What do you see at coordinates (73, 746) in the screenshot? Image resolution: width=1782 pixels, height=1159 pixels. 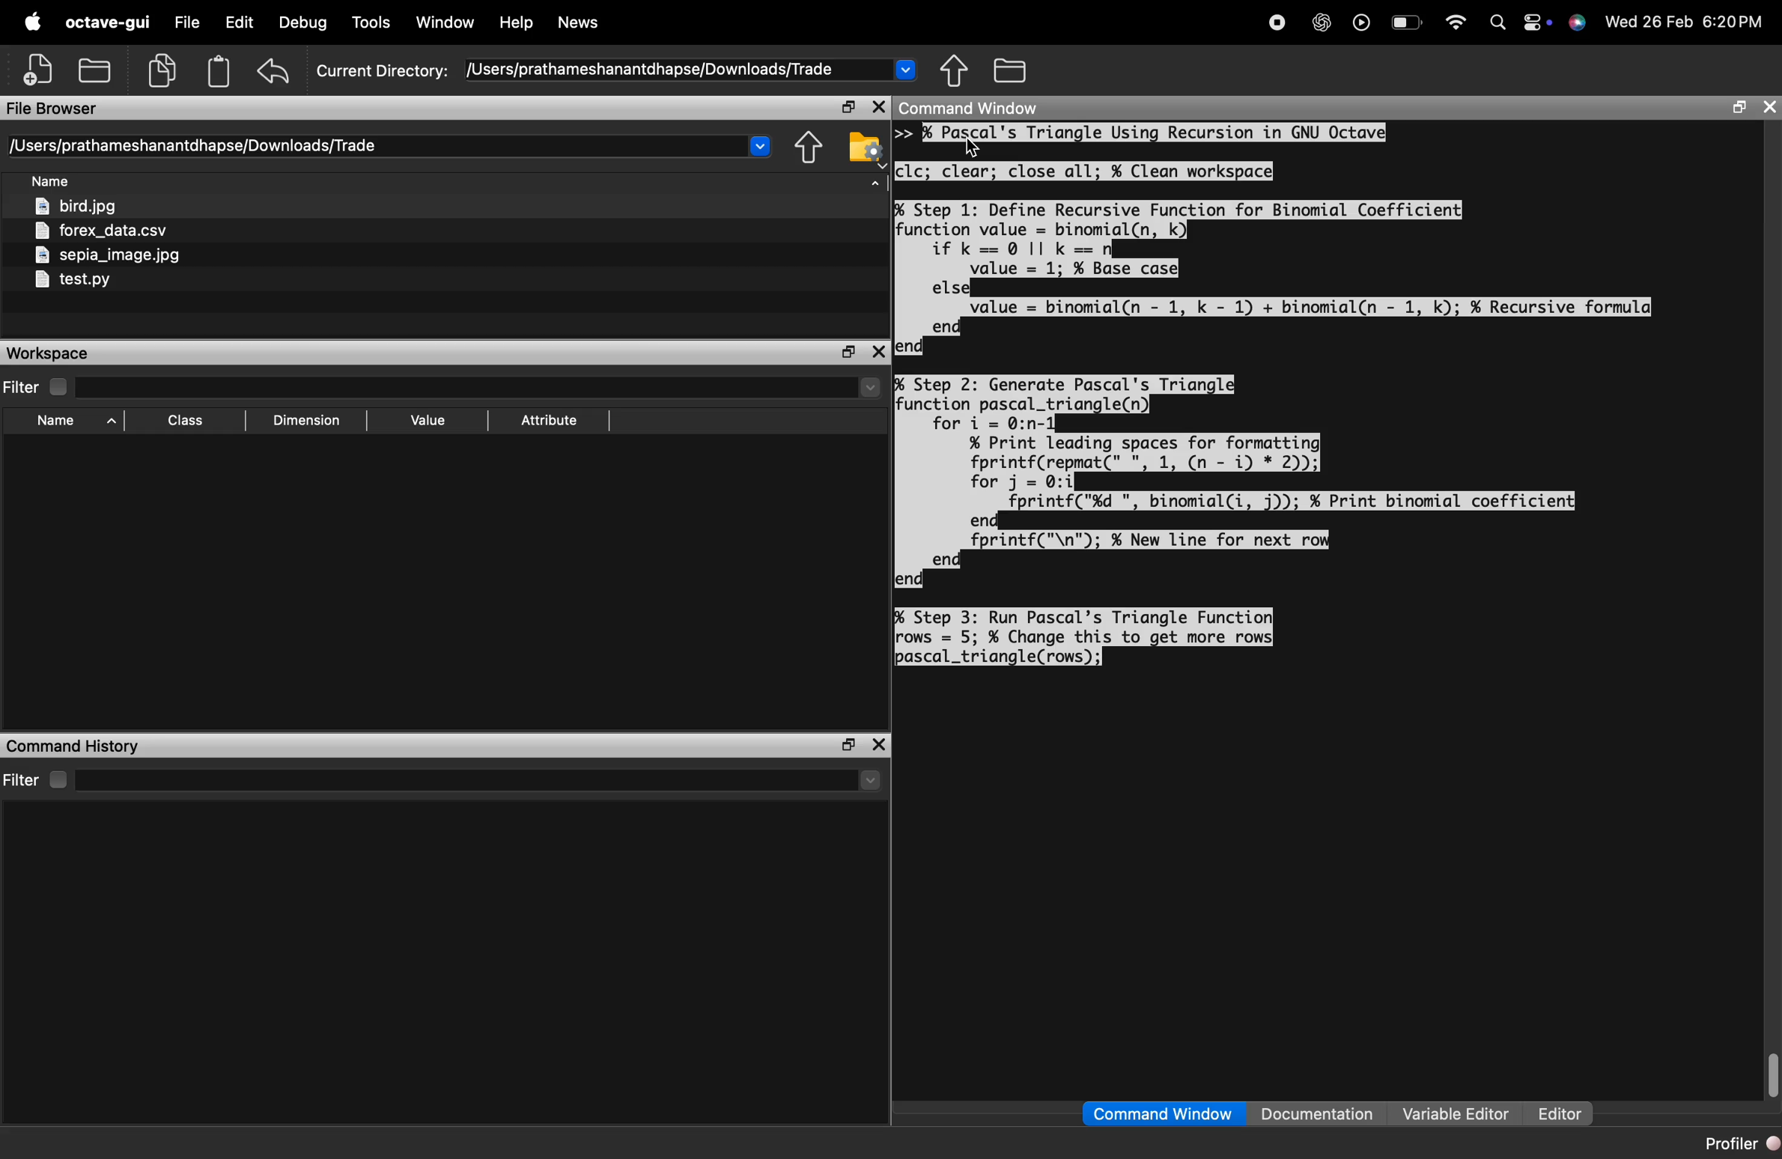 I see `Command History` at bounding box center [73, 746].